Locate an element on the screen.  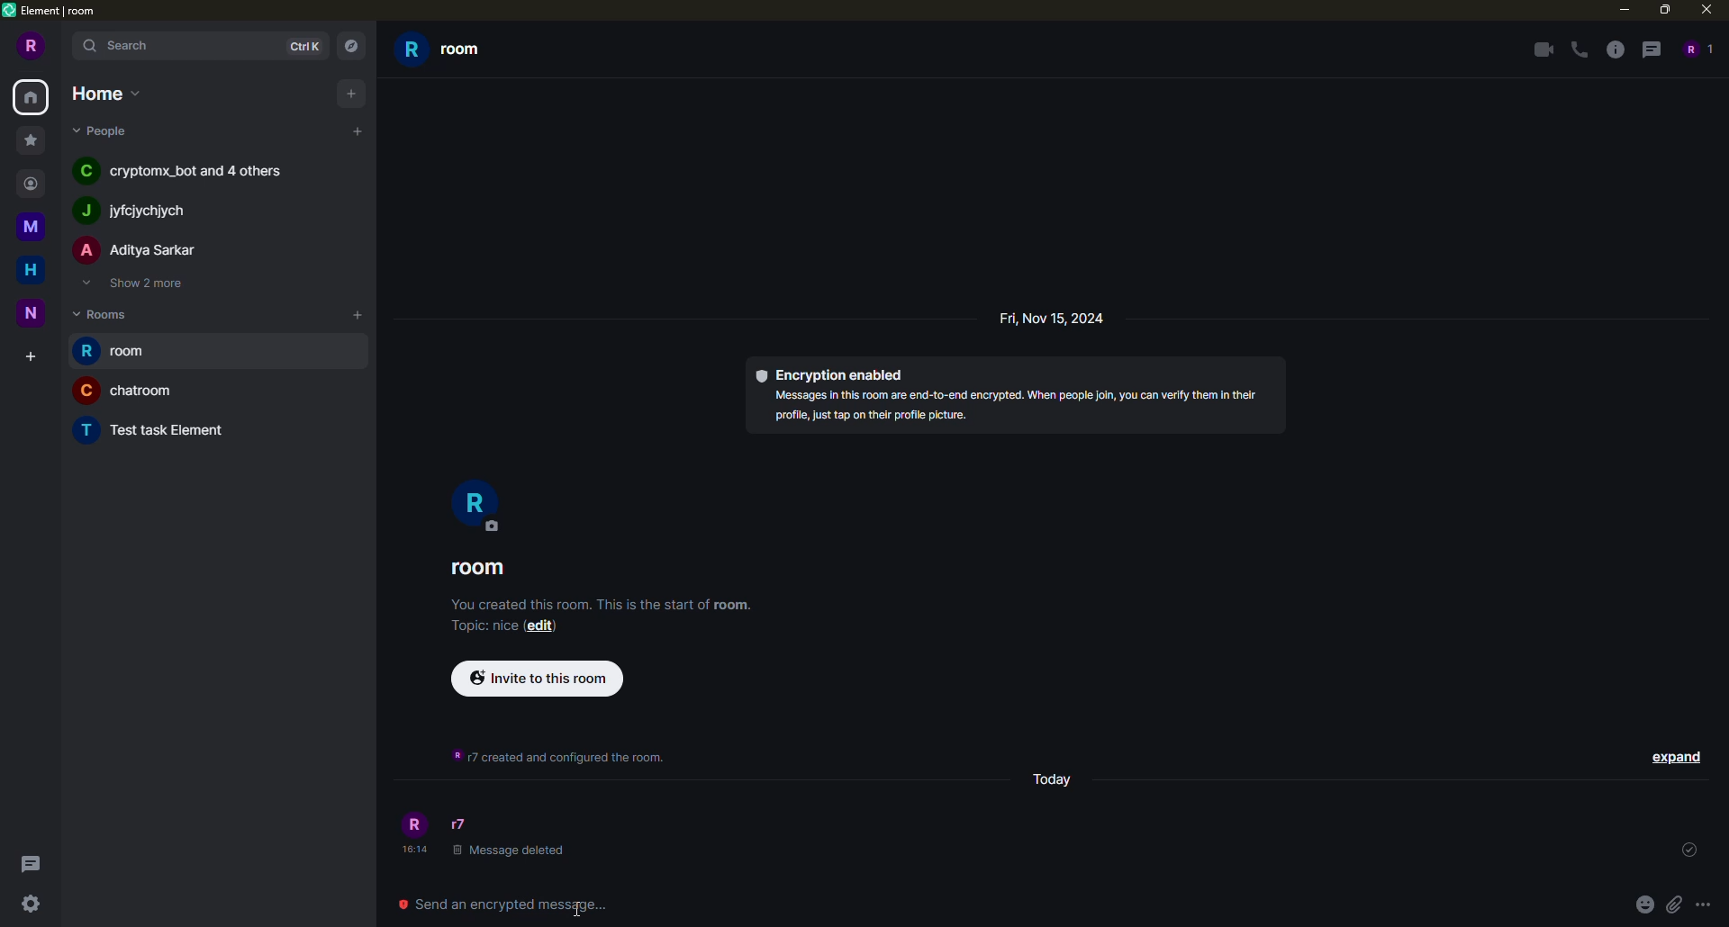
people is located at coordinates (139, 249).